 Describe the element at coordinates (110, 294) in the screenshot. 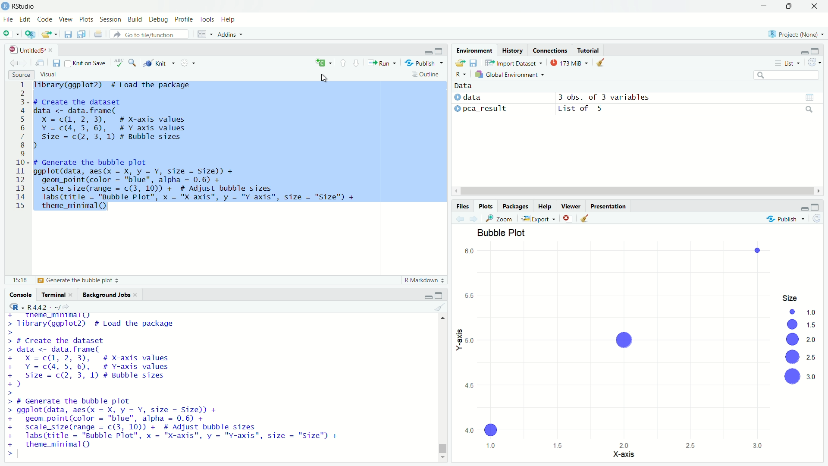

I see `background jobs` at that location.